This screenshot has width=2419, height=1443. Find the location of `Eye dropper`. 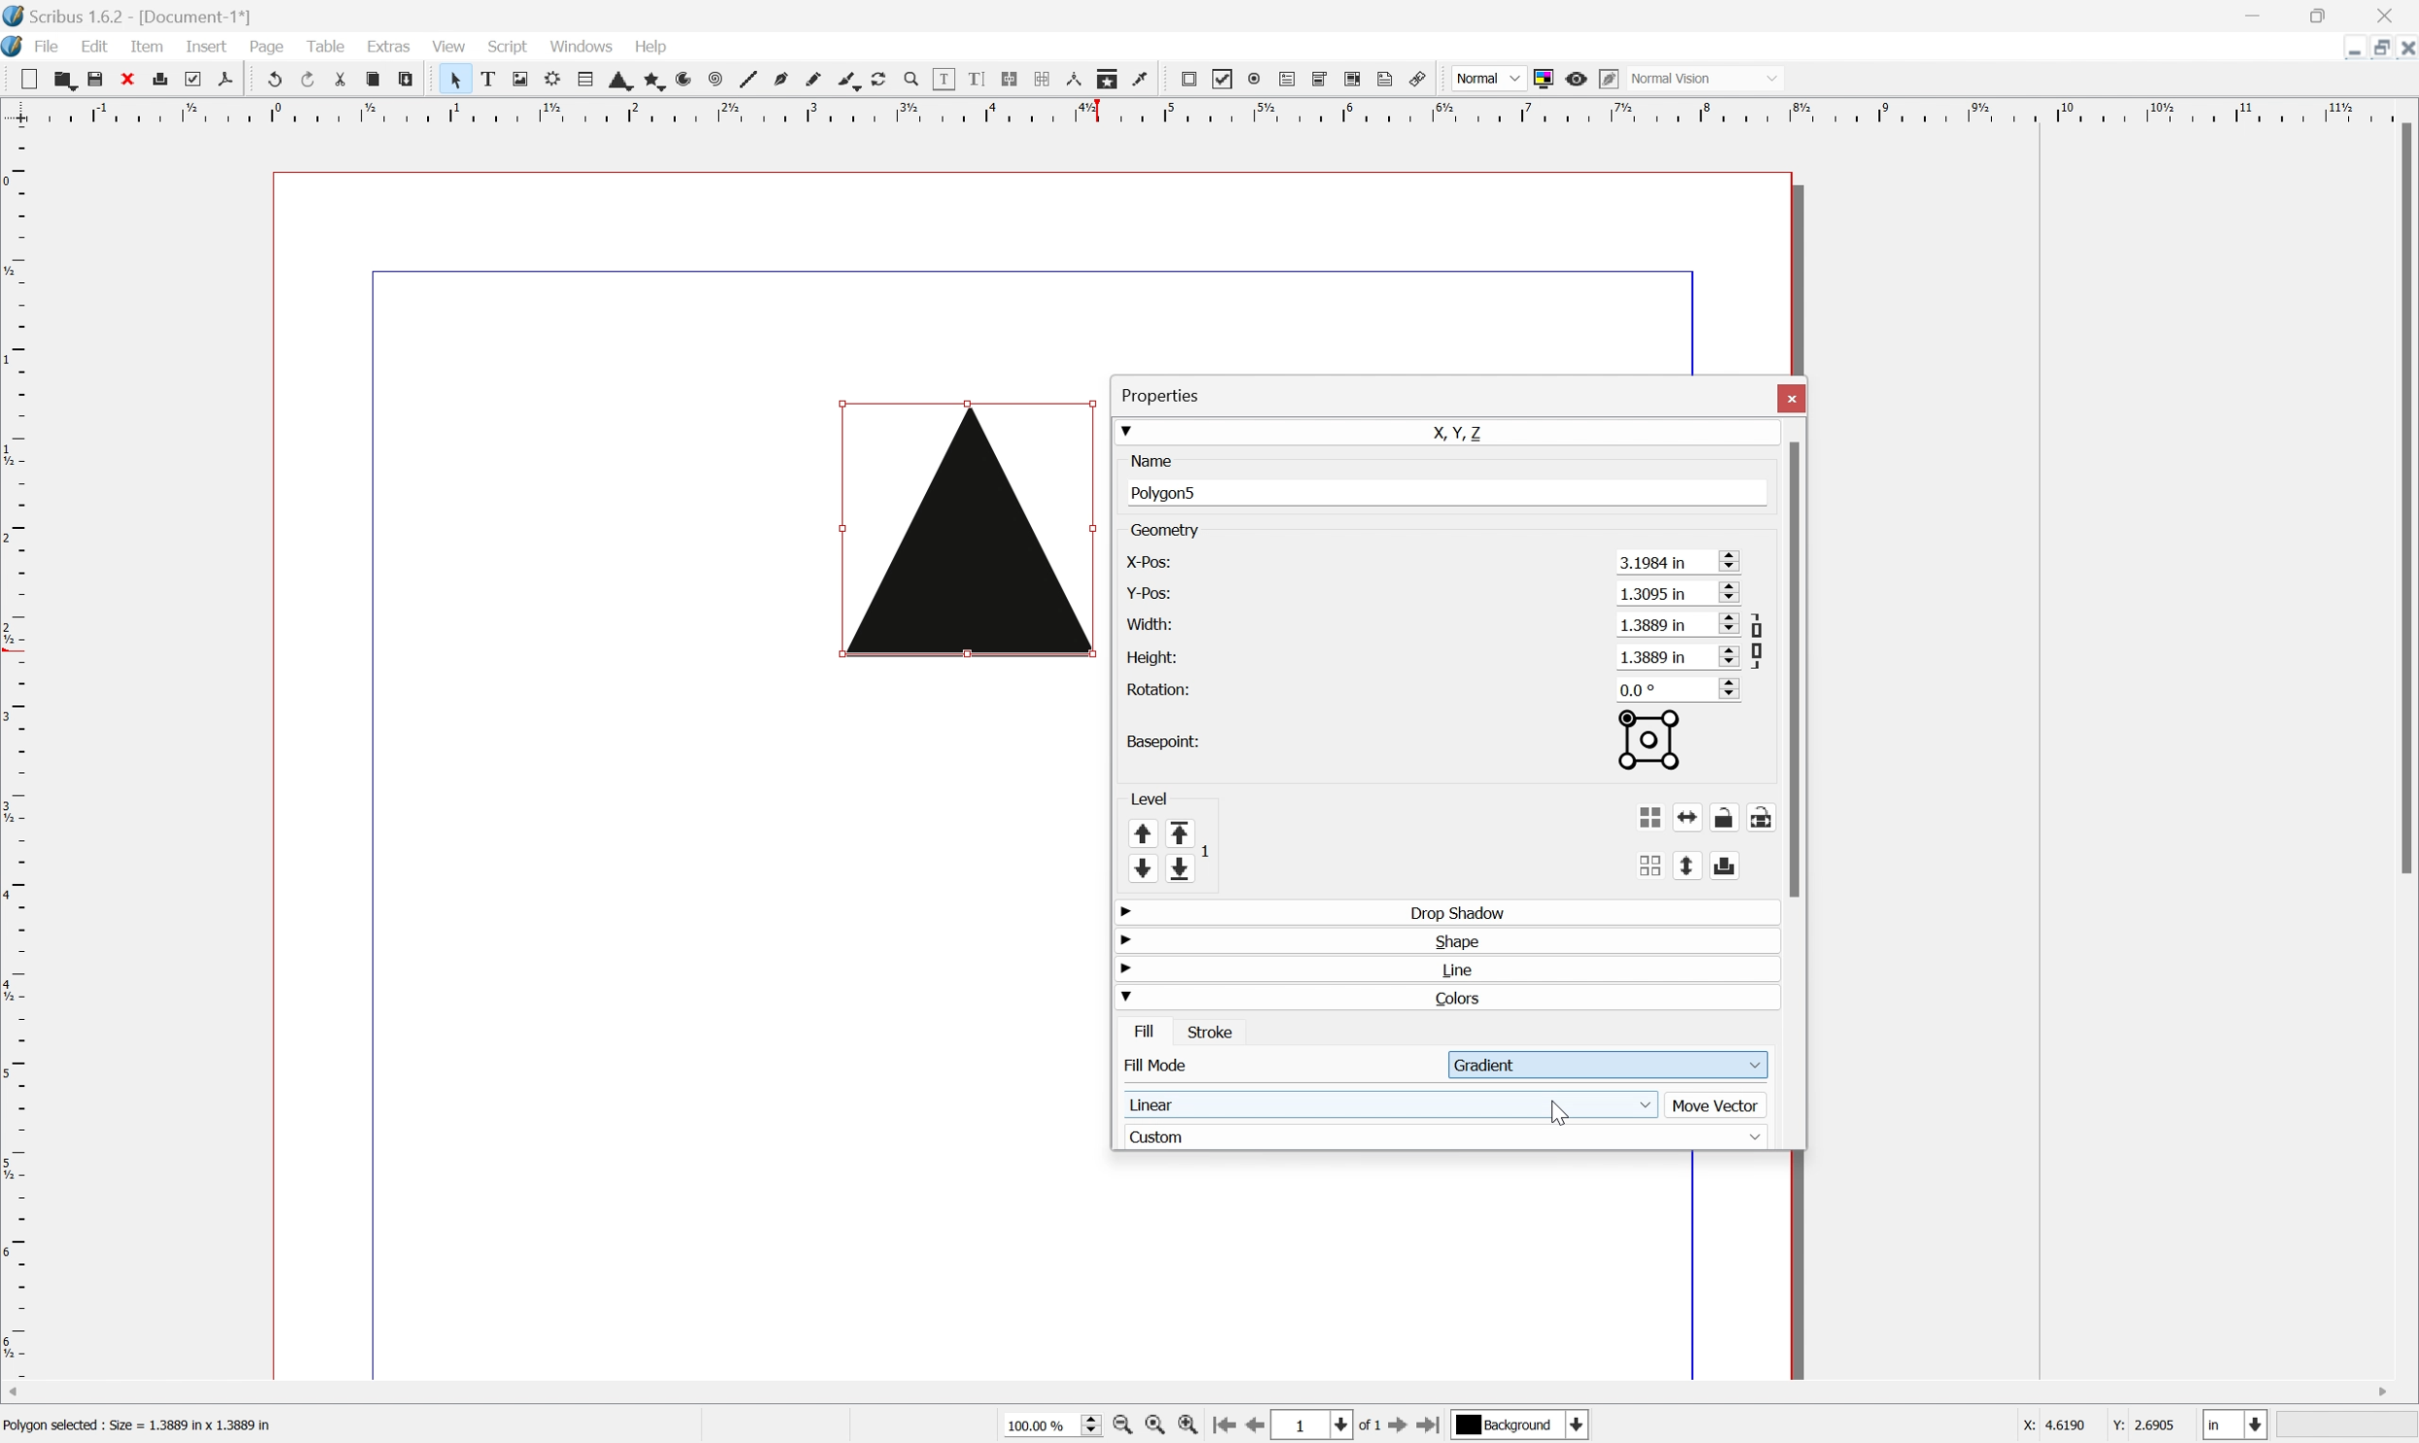

Eye dropper is located at coordinates (1146, 80).